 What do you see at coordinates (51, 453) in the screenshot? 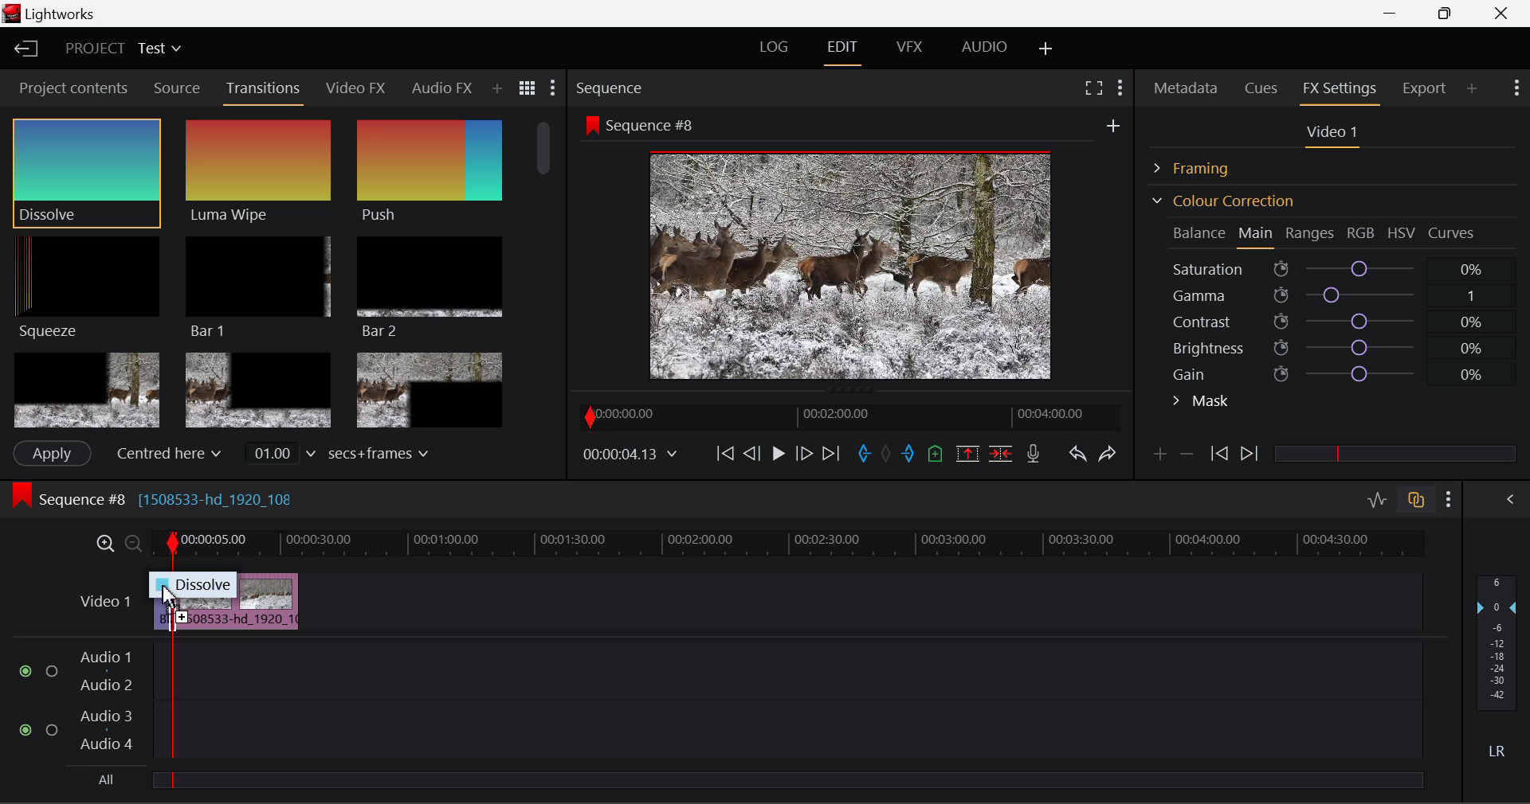
I see `Apply` at bounding box center [51, 453].